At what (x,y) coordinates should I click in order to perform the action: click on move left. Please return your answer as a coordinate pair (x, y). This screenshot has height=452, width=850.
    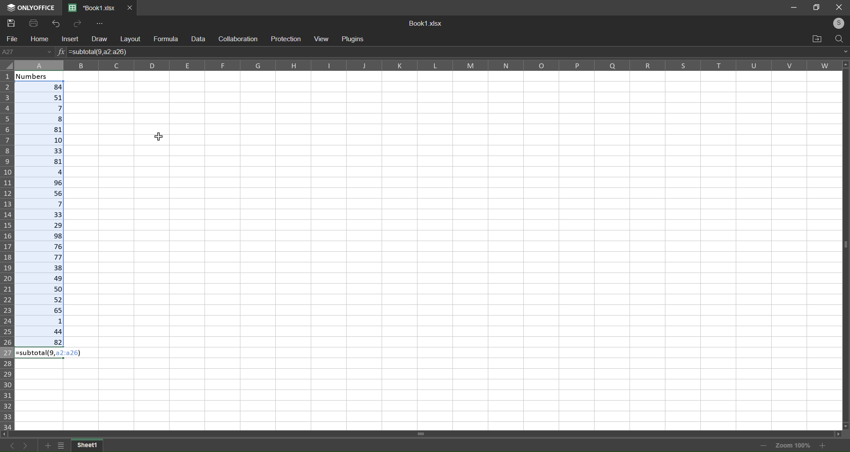
    Looking at the image, I should click on (7, 433).